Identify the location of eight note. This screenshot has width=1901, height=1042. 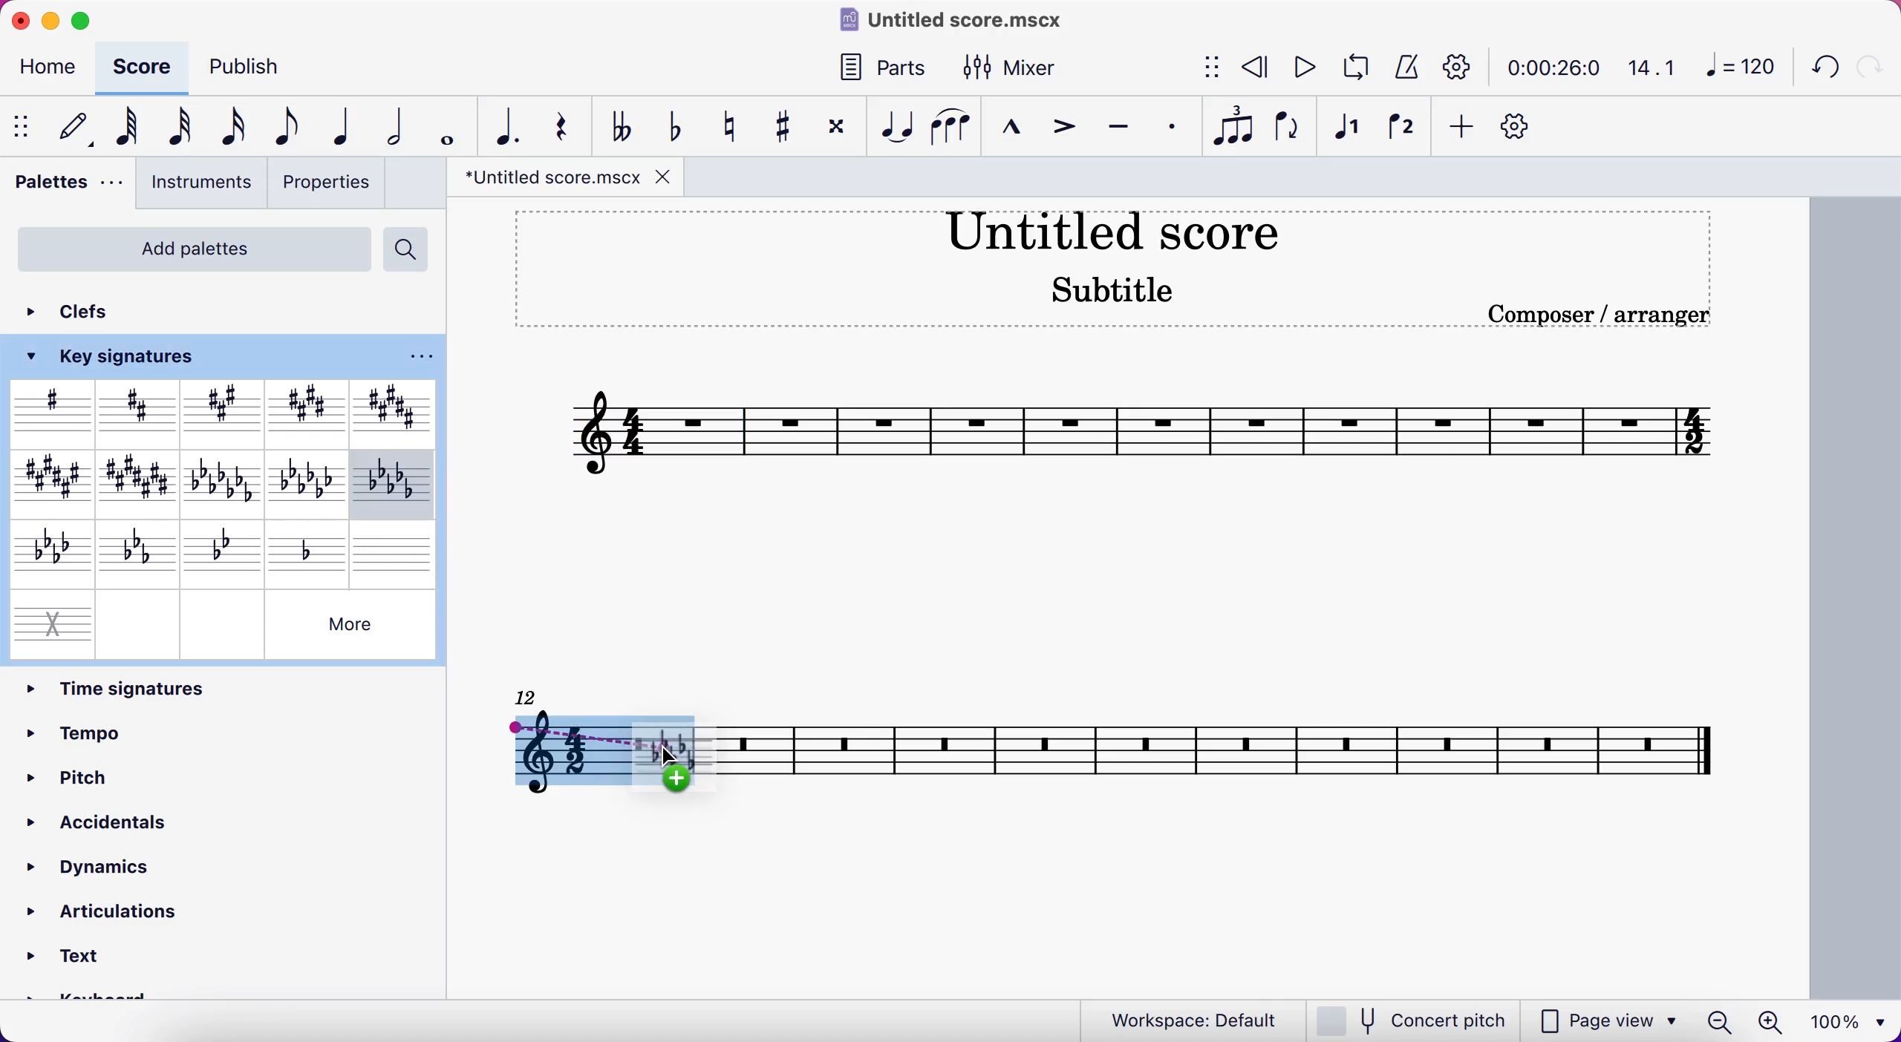
(291, 124).